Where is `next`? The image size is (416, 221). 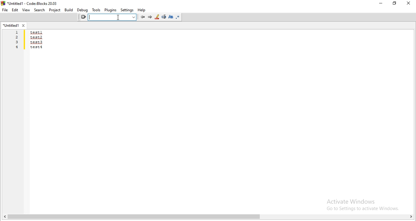 next is located at coordinates (150, 17).